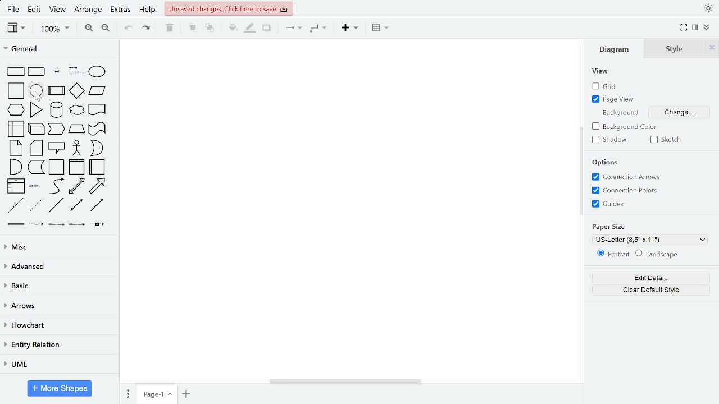 The height and width of the screenshot is (404, 719). What do you see at coordinates (711, 48) in the screenshot?
I see `close` at bounding box center [711, 48].